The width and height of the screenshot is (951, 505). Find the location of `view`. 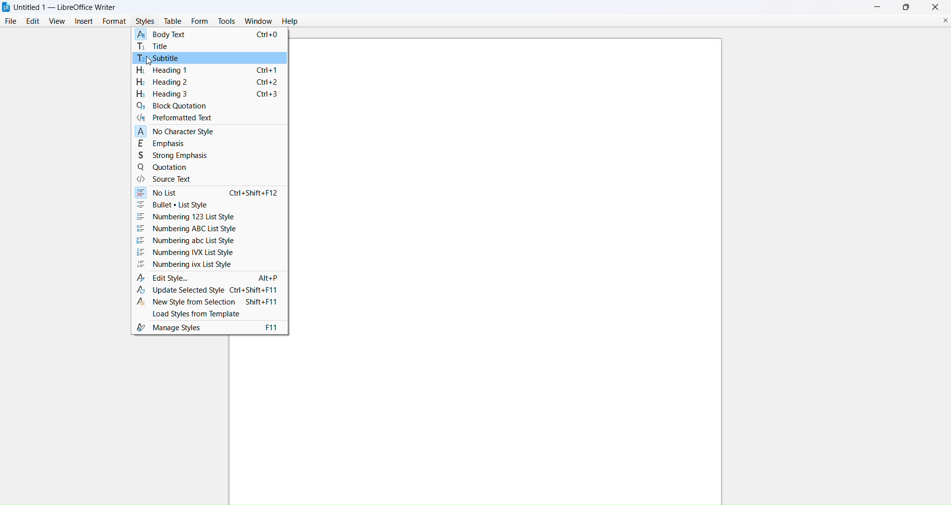

view is located at coordinates (58, 21).